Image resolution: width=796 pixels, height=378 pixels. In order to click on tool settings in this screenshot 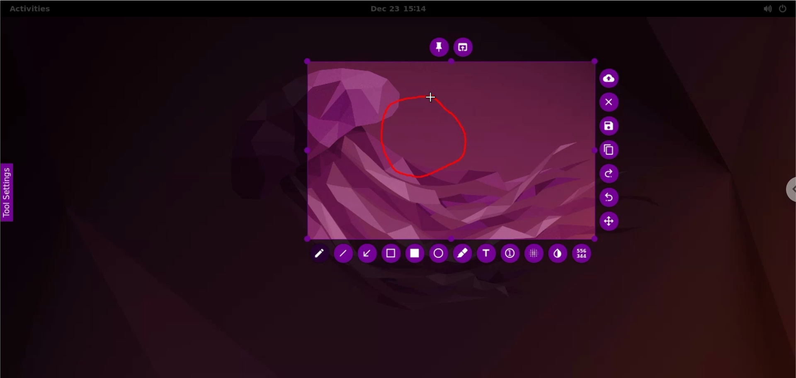, I will do `click(8, 194)`.